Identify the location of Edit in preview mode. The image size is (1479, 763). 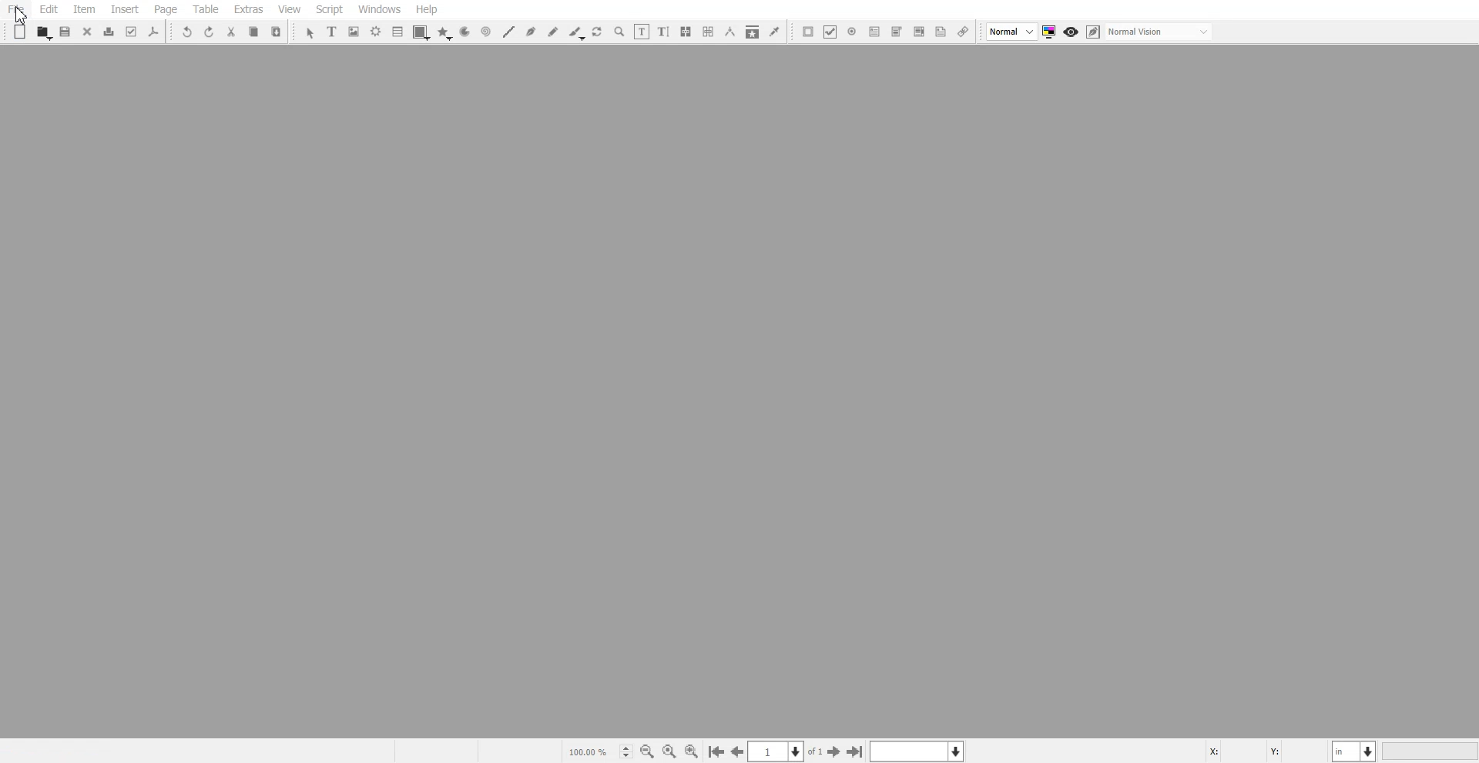
(1094, 32).